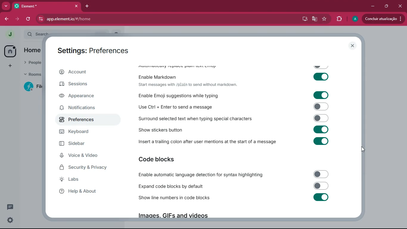 Image resolution: width=407 pixels, height=229 pixels. I want to click on app.element.io/#/home, so click(95, 19).